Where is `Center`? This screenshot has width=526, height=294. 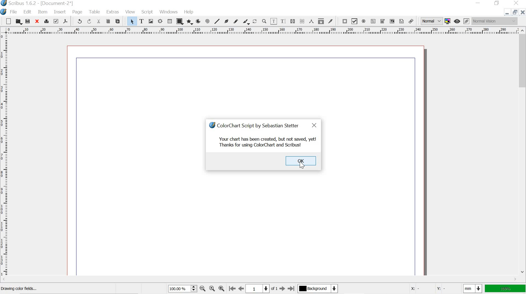 Center is located at coordinates (211, 289).